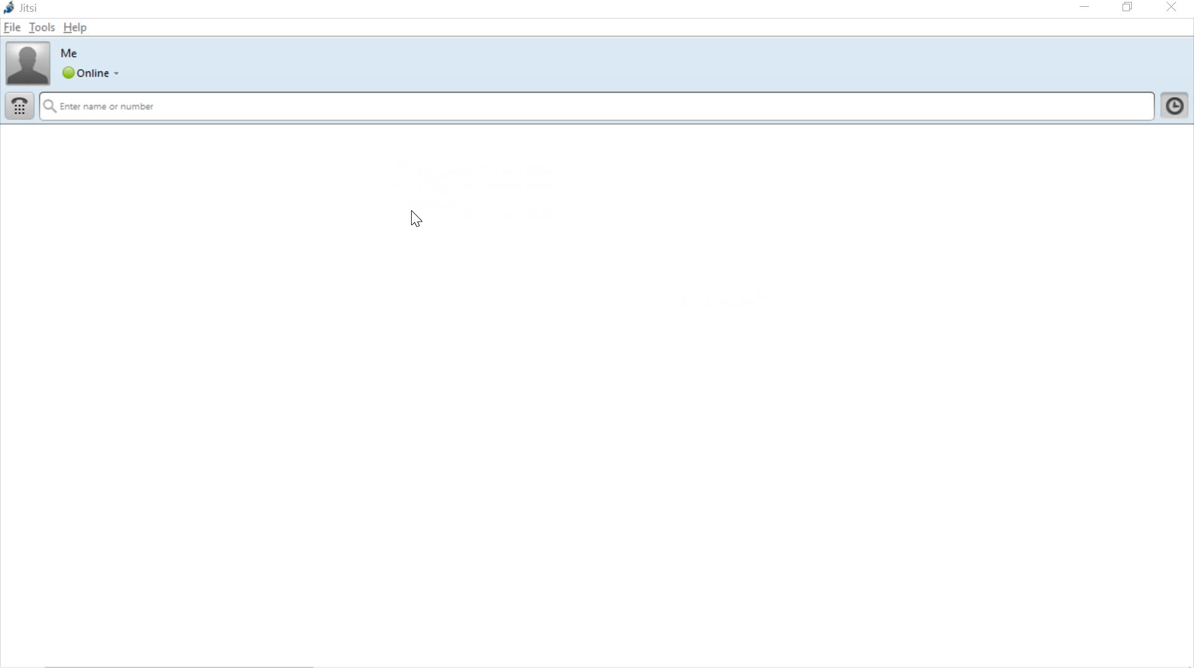  I want to click on account profile, so click(25, 63).